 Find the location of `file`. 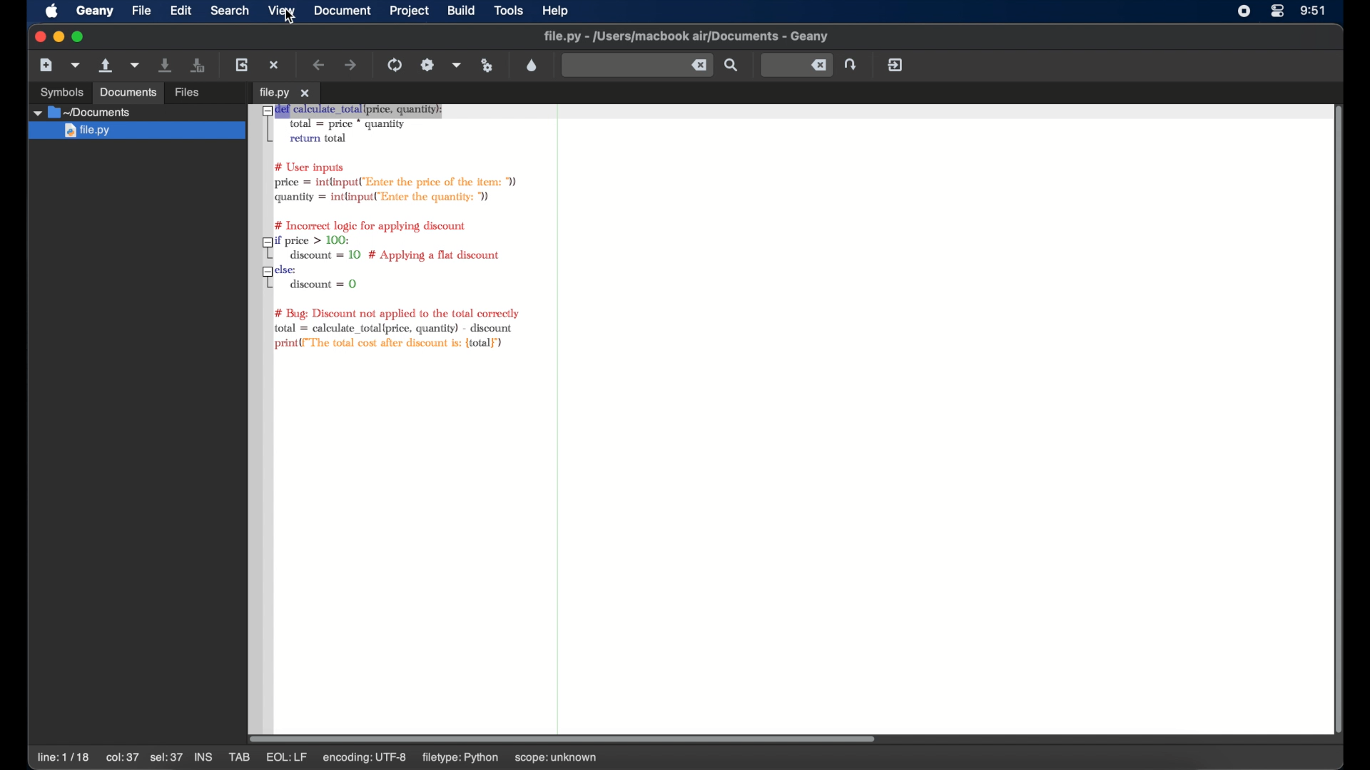

file is located at coordinates (141, 11).